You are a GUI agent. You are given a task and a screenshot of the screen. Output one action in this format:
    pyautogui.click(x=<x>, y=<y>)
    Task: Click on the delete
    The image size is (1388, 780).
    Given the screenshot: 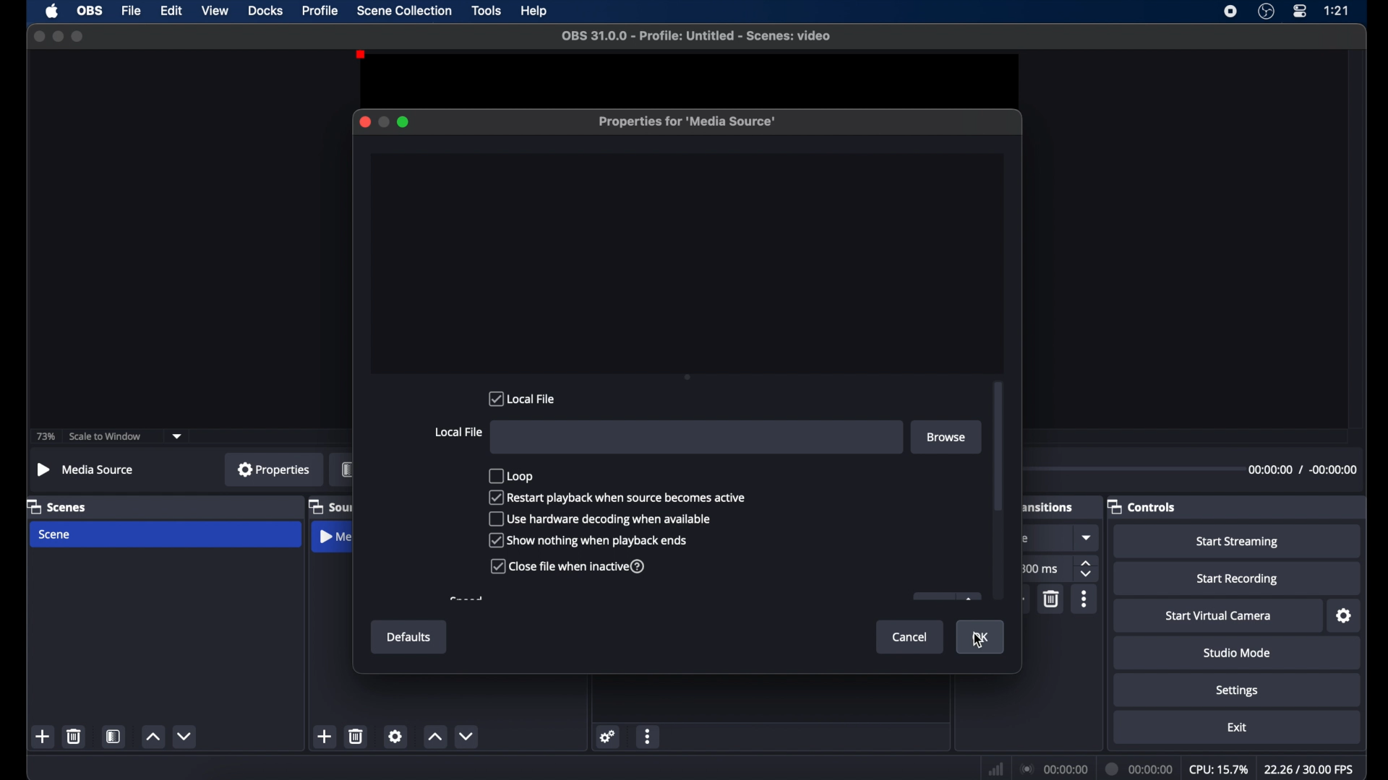 What is the action you would take?
    pyautogui.click(x=1051, y=599)
    